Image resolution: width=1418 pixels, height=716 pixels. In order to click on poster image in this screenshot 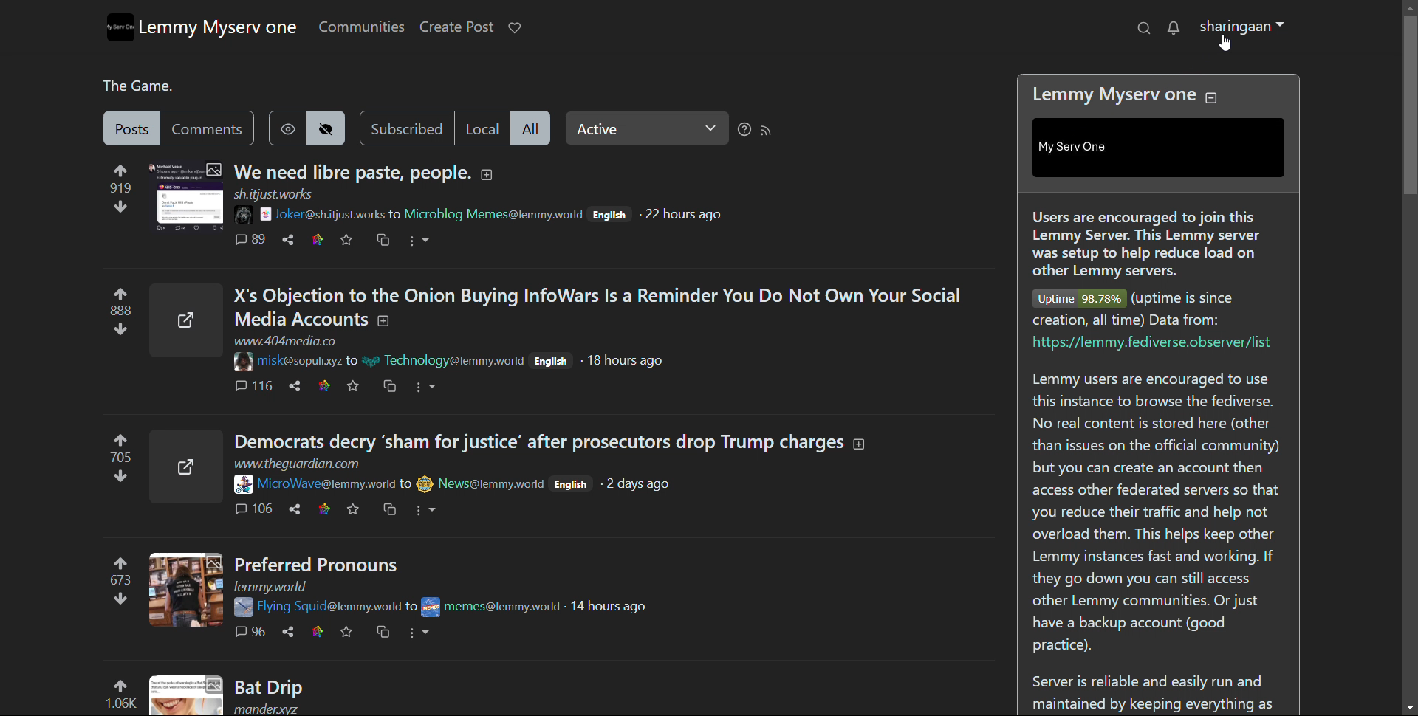, I will do `click(242, 606)`.